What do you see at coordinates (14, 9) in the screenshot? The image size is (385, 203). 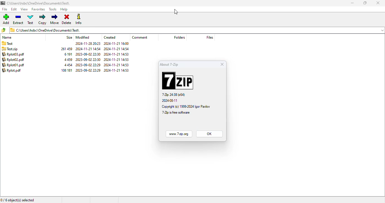 I see `edit` at bounding box center [14, 9].